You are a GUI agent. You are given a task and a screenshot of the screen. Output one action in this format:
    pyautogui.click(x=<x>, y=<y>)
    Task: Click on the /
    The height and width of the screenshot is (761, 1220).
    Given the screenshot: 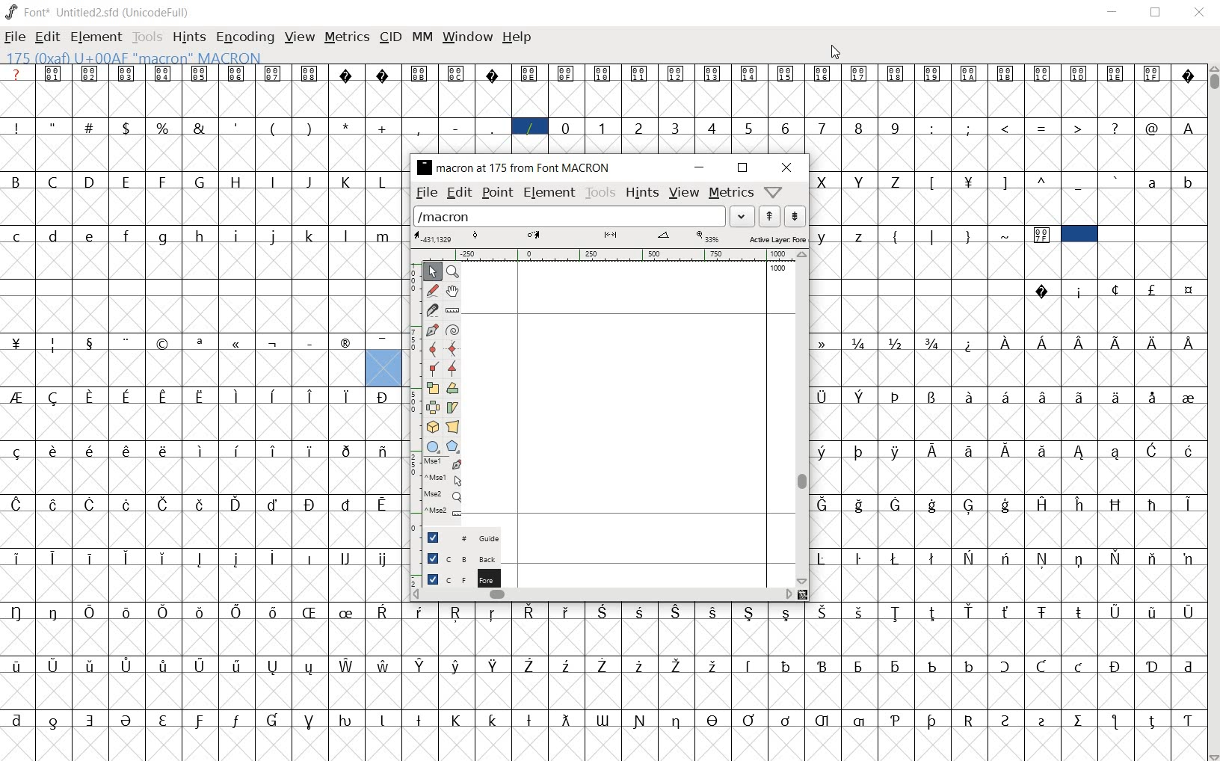 What is the action you would take?
    pyautogui.click(x=529, y=126)
    